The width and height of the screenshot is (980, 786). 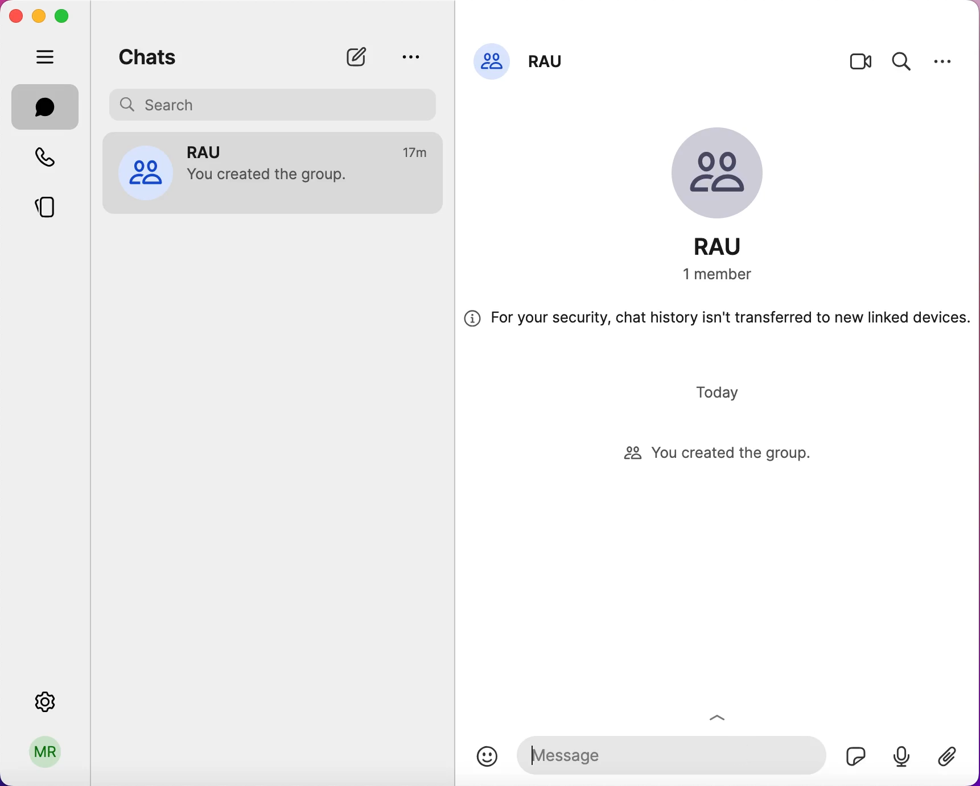 I want to click on calls, so click(x=52, y=159).